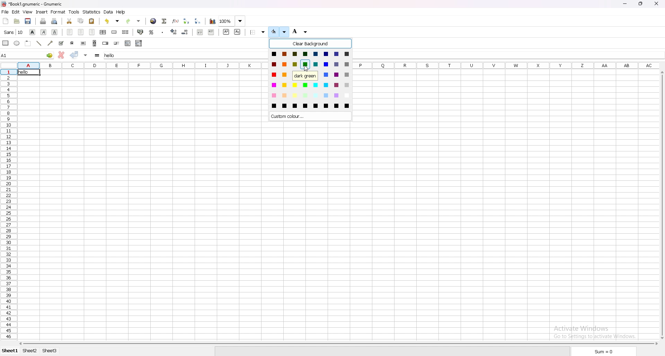 This screenshot has height=356, width=665. What do you see at coordinates (140, 32) in the screenshot?
I see `accounting` at bounding box center [140, 32].